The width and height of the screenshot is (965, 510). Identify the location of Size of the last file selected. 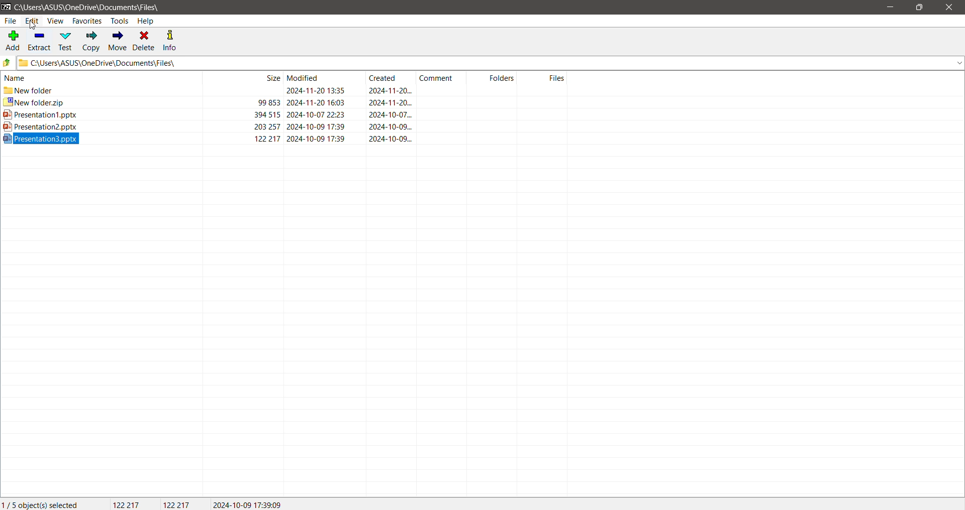
(177, 504).